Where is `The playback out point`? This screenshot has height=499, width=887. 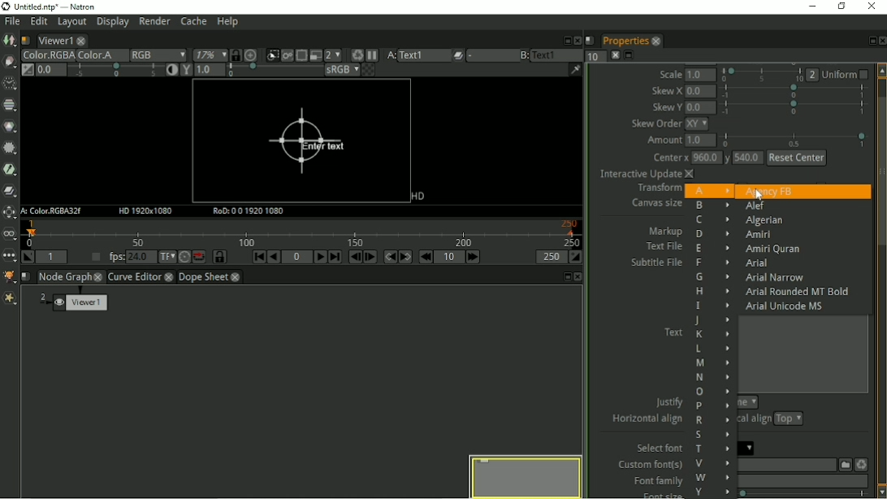 The playback out point is located at coordinates (551, 257).